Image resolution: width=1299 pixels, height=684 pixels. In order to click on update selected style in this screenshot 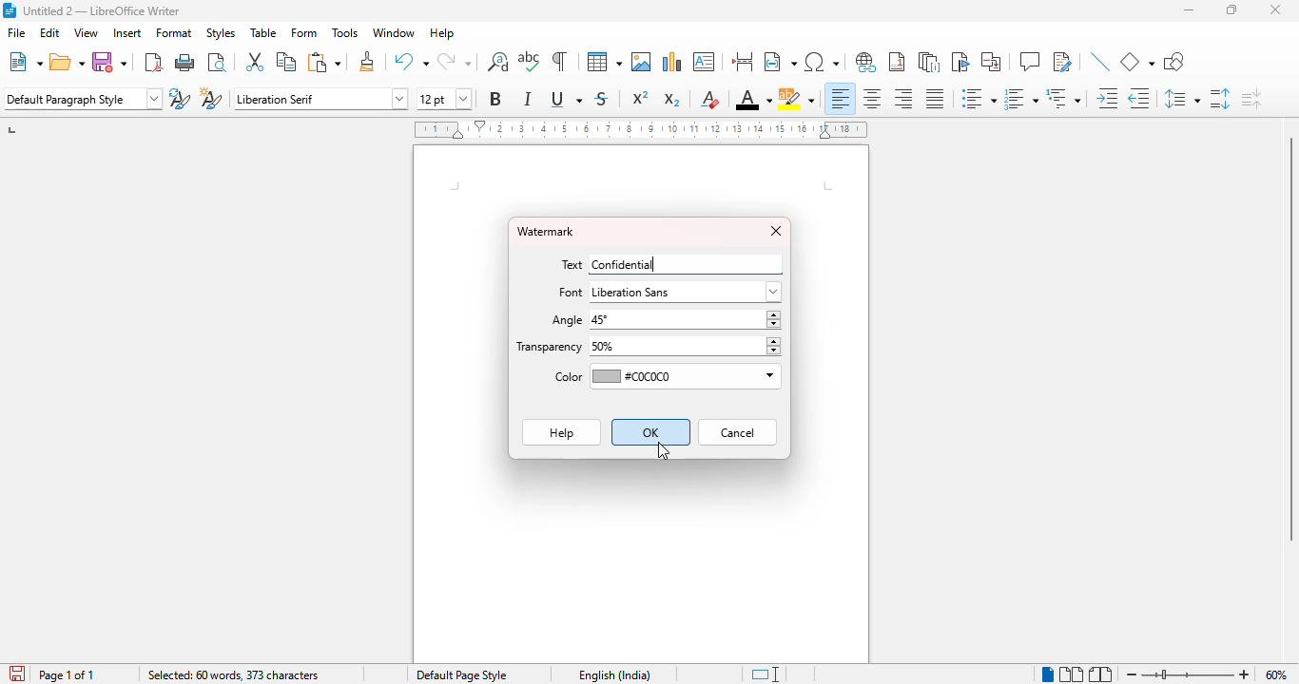, I will do `click(179, 98)`.